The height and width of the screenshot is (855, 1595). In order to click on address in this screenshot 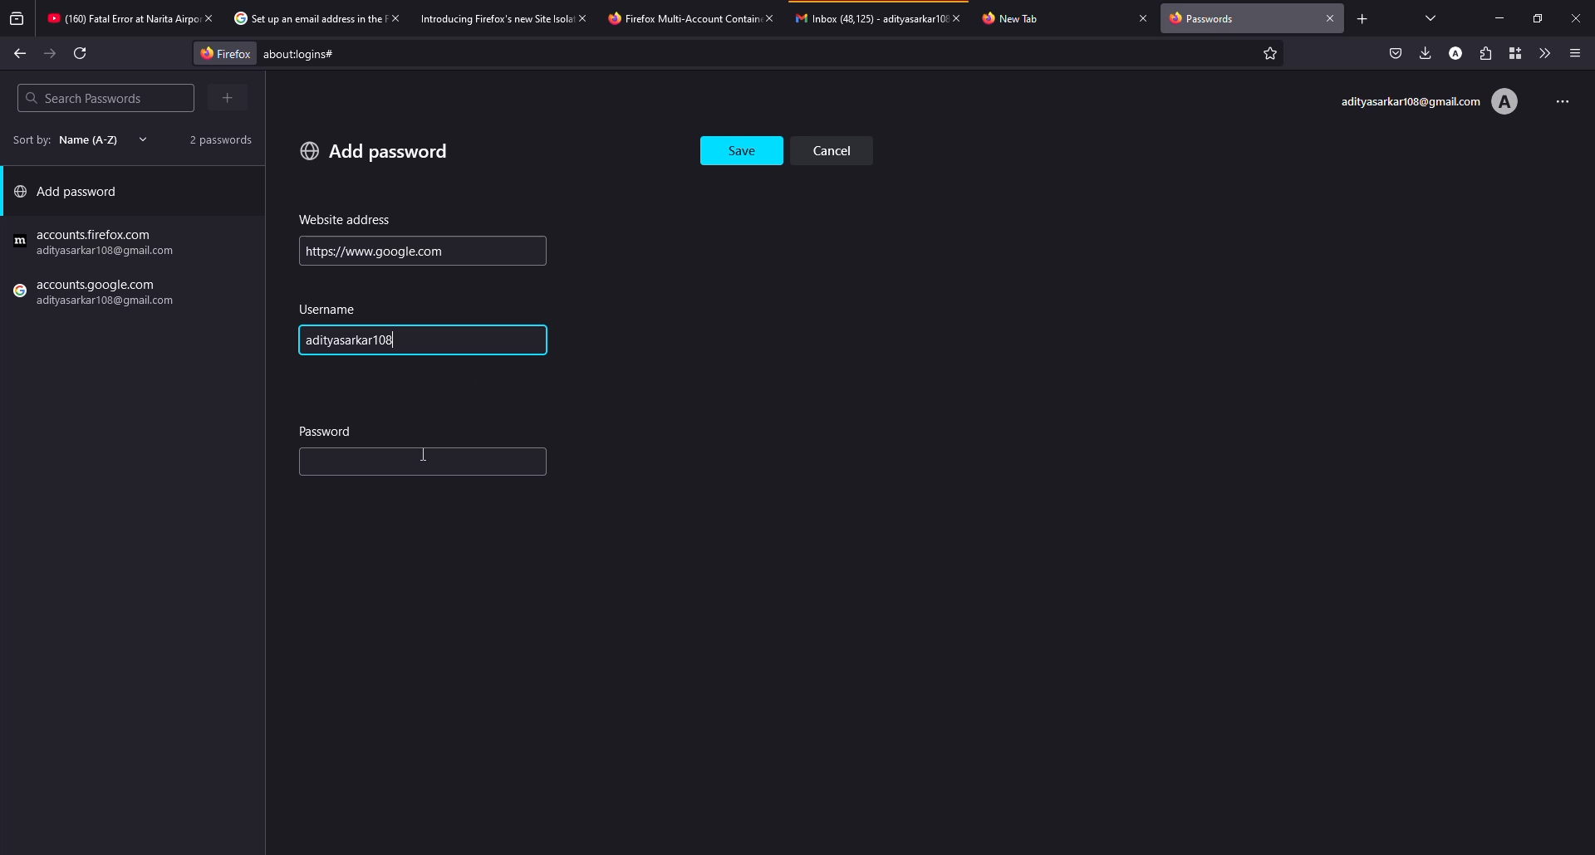, I will do `click(346, 220)`.